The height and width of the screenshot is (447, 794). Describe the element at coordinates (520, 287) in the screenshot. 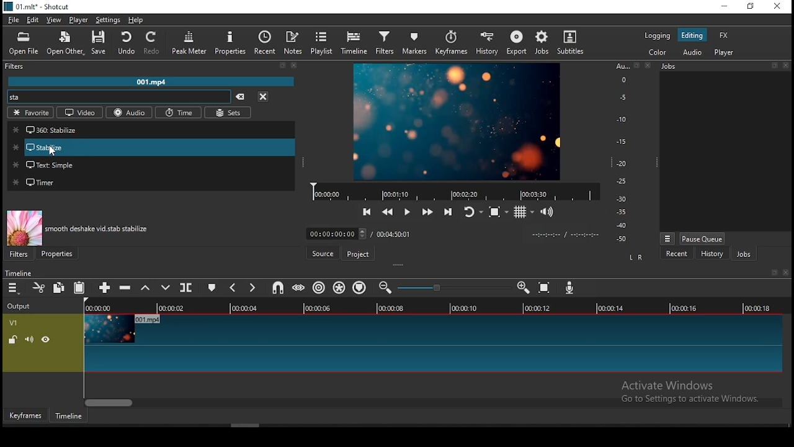

I see `zoom timeline` at that location.